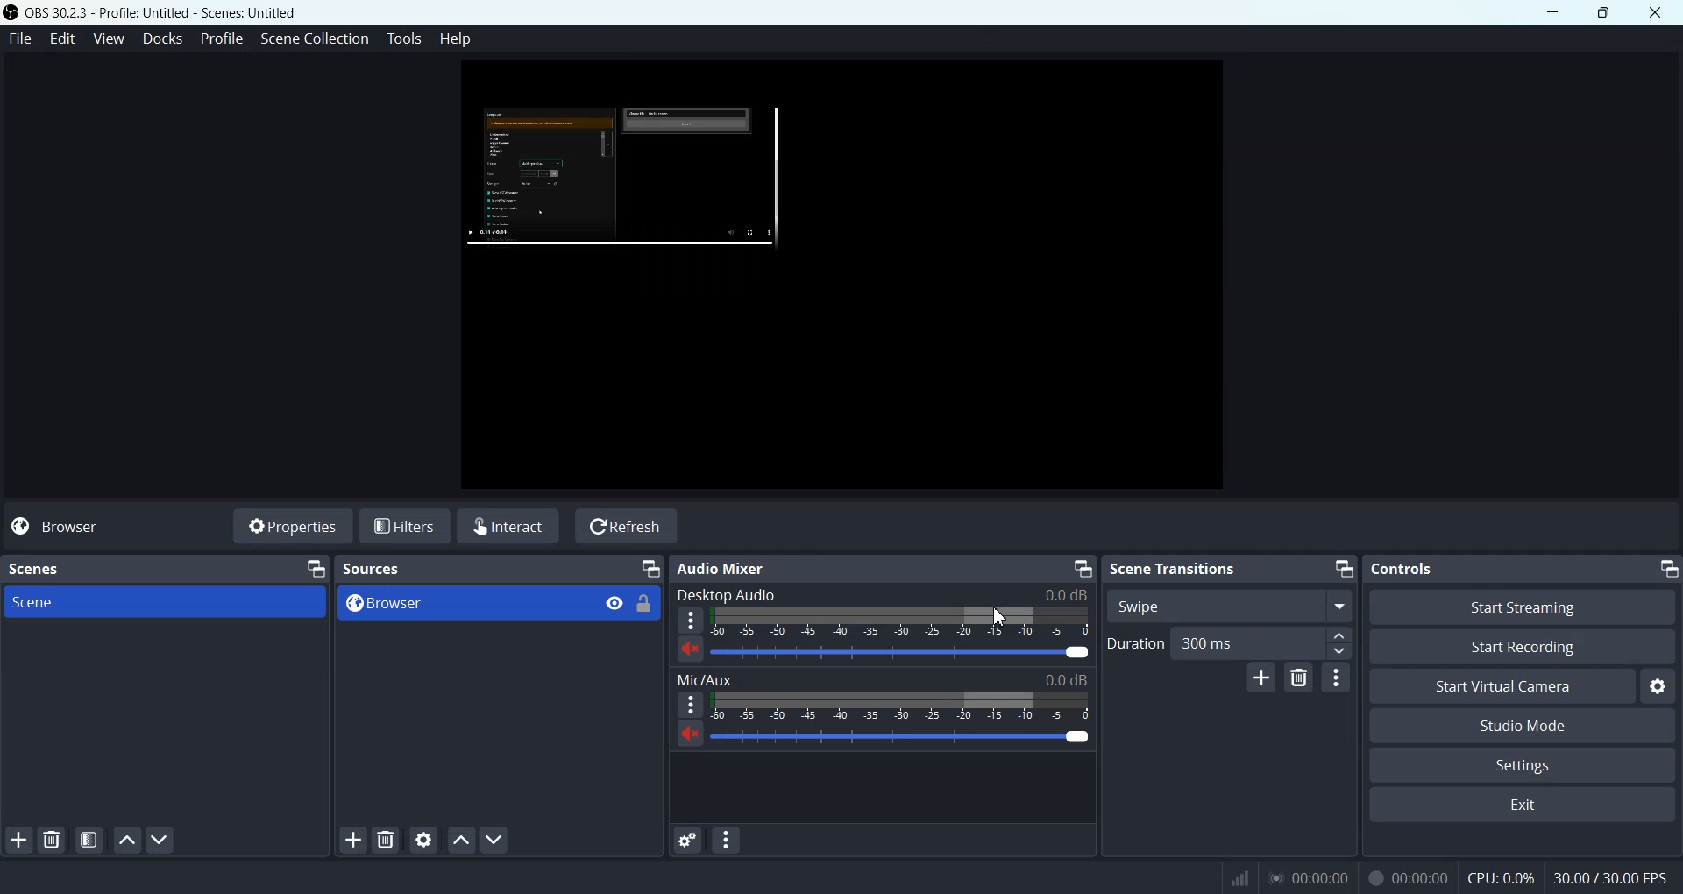 This screenshot has height=894, width=1683. What do you see at coordinates (690, 649) in the screenshot?
I see `Unmute / Mute` at bounding box center [690, 649].